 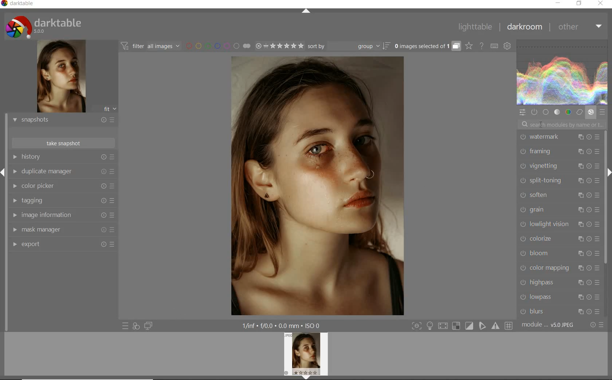 I want to click on module, so click(x=549, y=325).